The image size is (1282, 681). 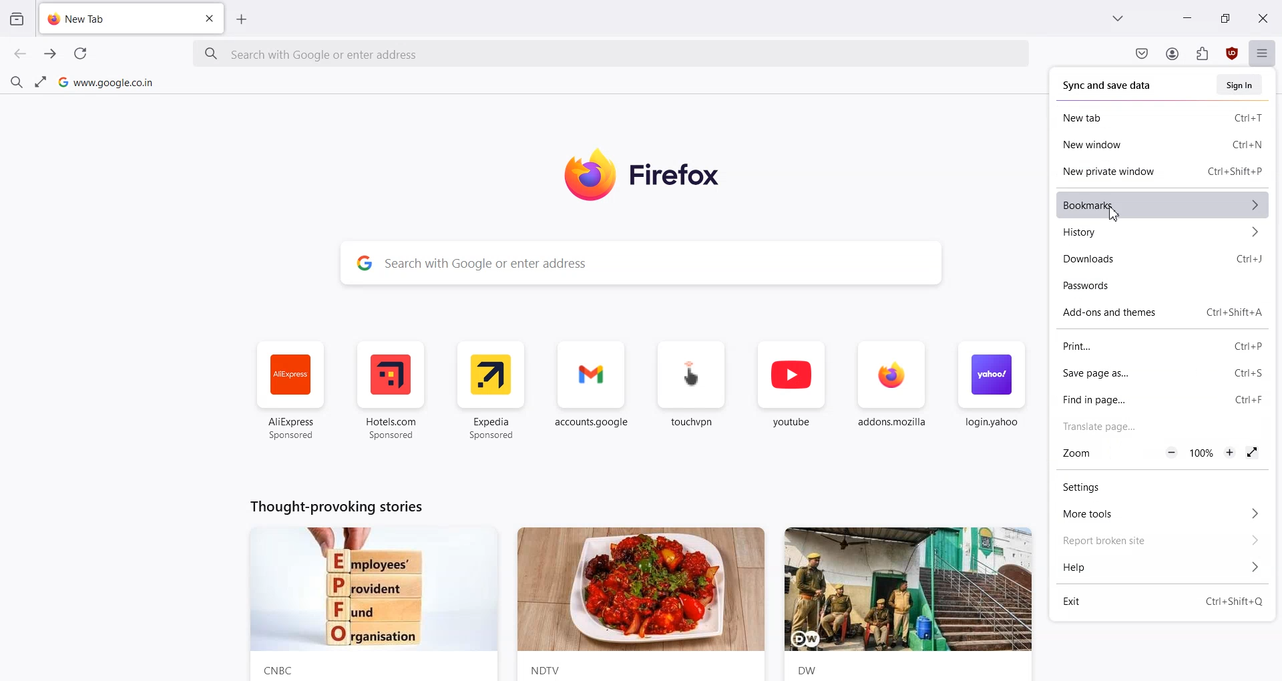 What do you see at coordinates (1119, 18) in the screenshot?
I see `List all tab` at bounding box center [1119, 18].